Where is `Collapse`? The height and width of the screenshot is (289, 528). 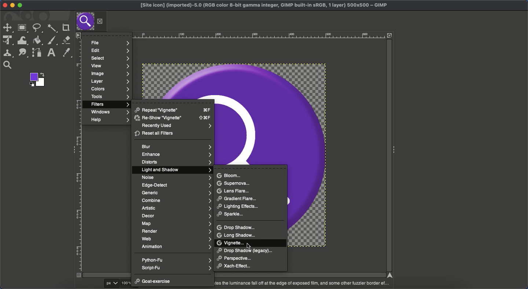 Collapse is located at coordinates (395, 149).